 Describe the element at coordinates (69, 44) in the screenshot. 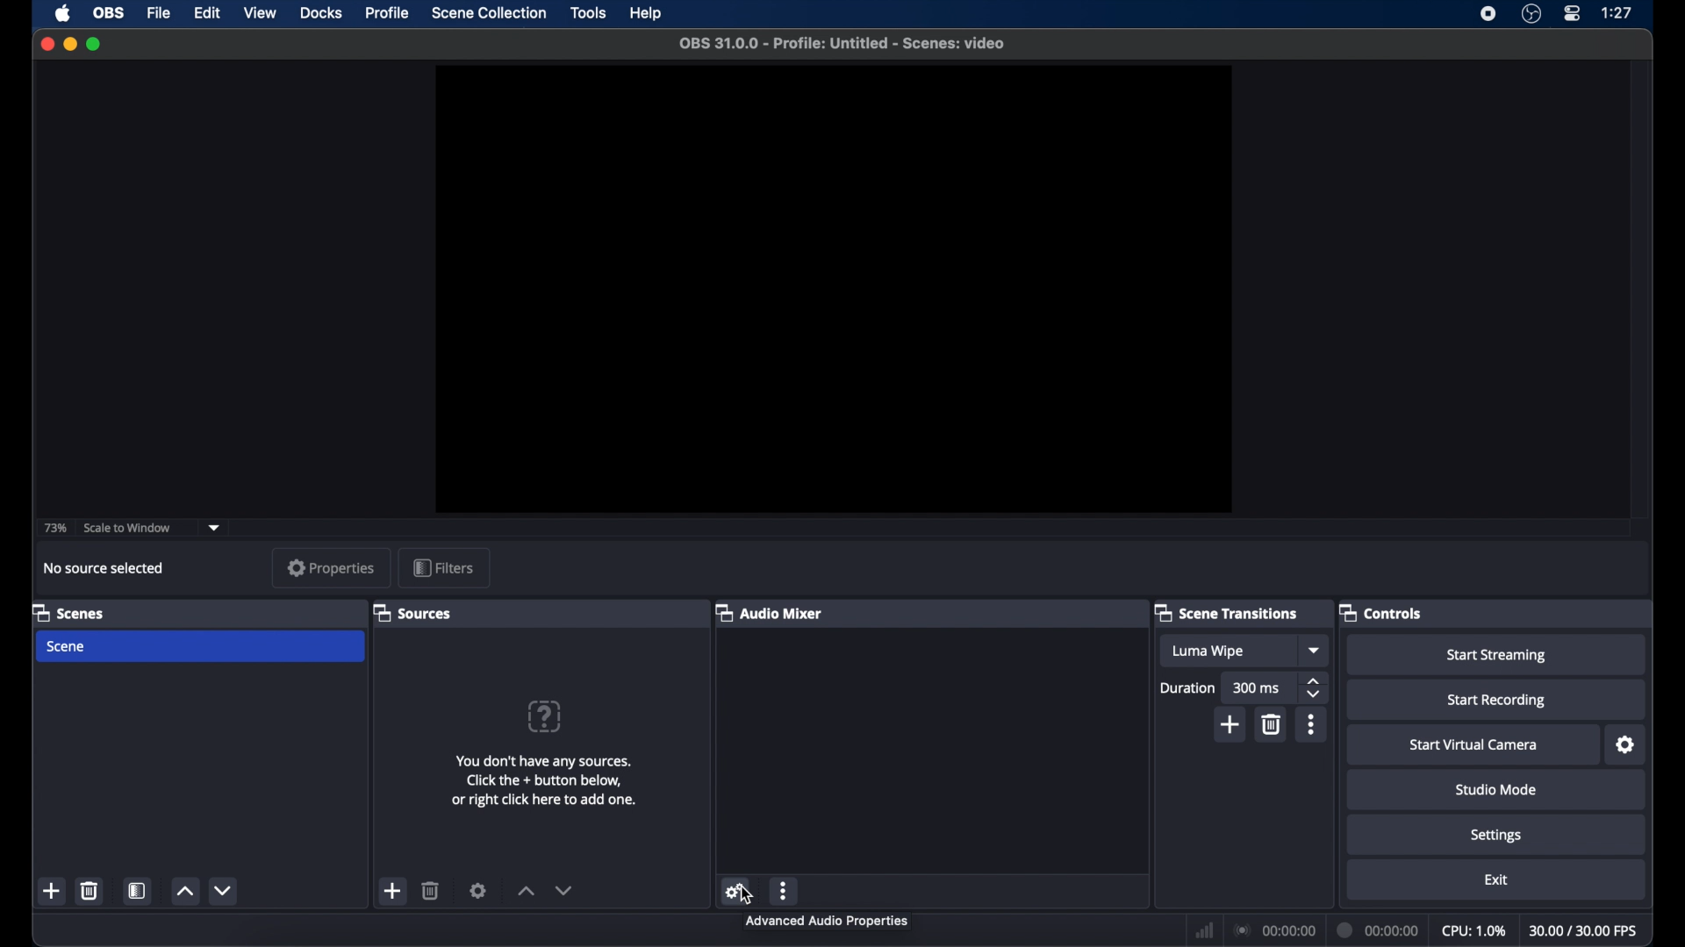

I see `minimize` at that location.